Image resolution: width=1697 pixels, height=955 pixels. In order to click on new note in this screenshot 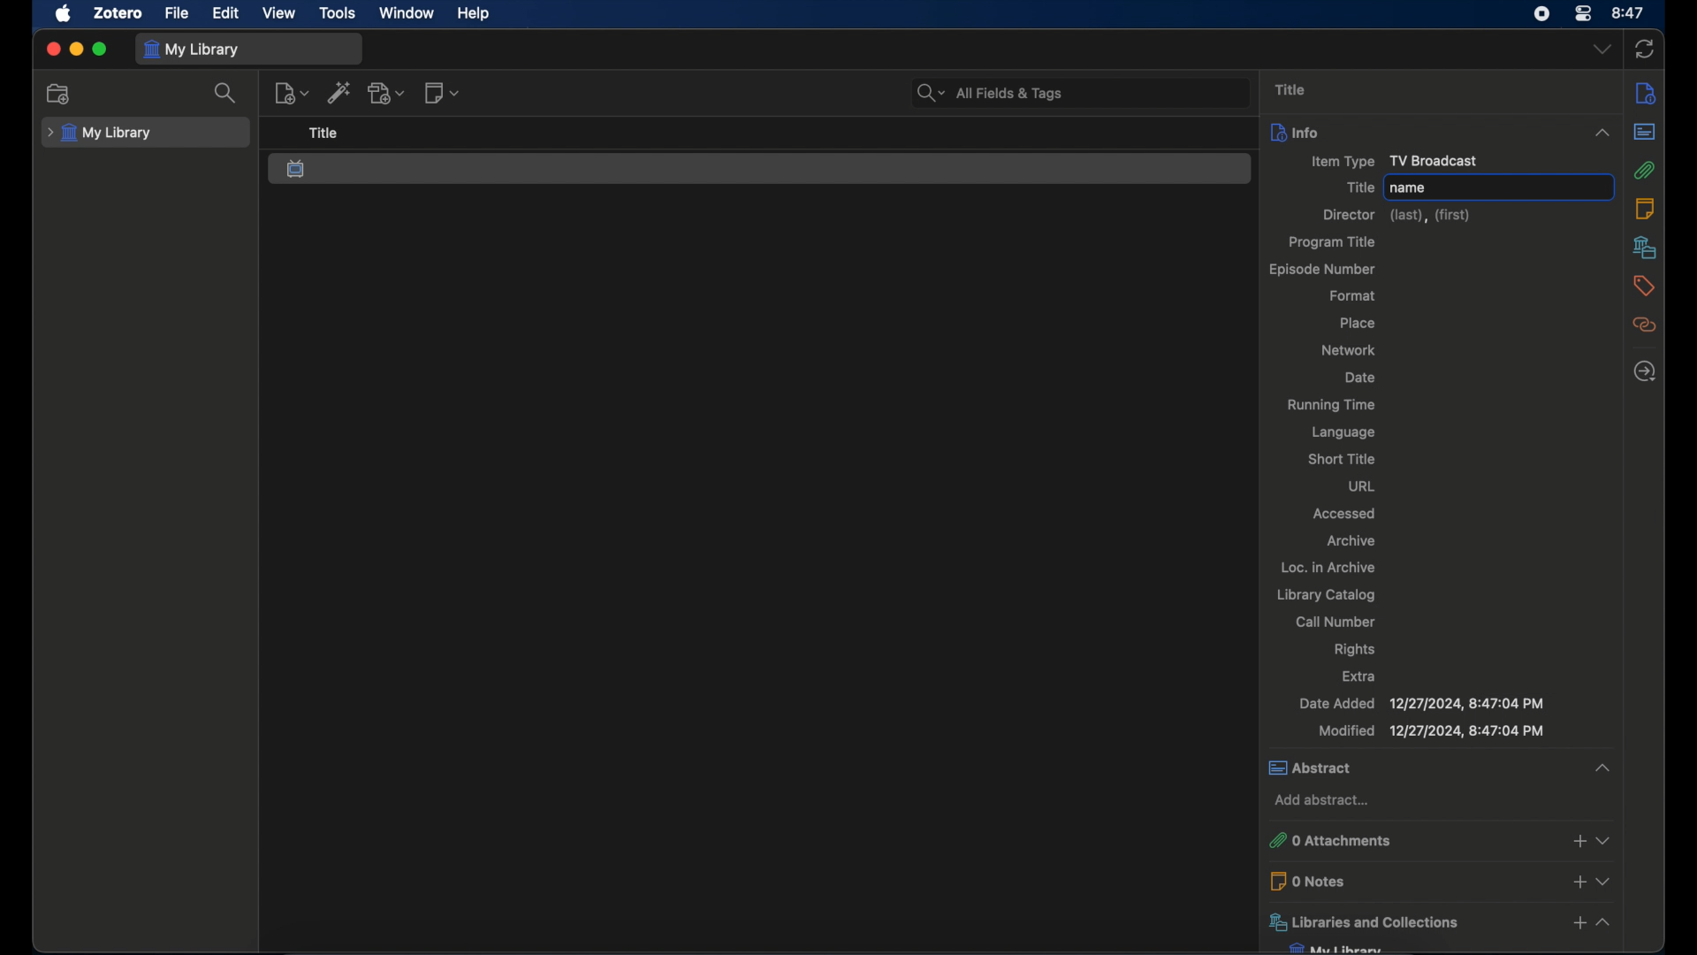, I will do `click(441, 94)`.